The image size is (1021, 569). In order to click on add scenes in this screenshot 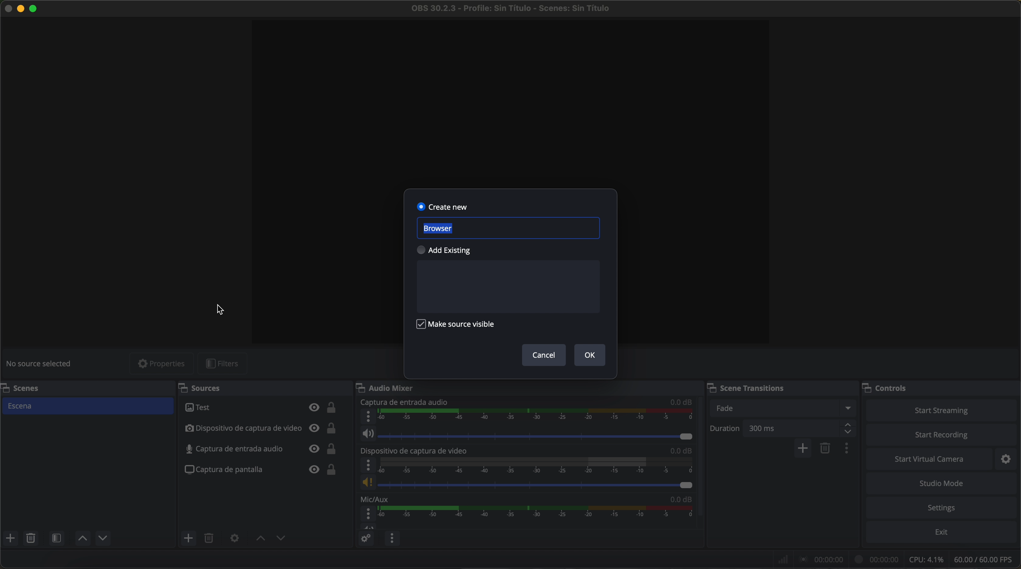, I will do `click(10, 538)`.